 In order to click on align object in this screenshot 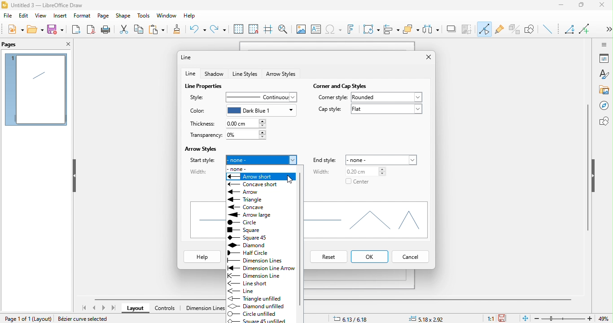, I will do `click(392, 30)`.